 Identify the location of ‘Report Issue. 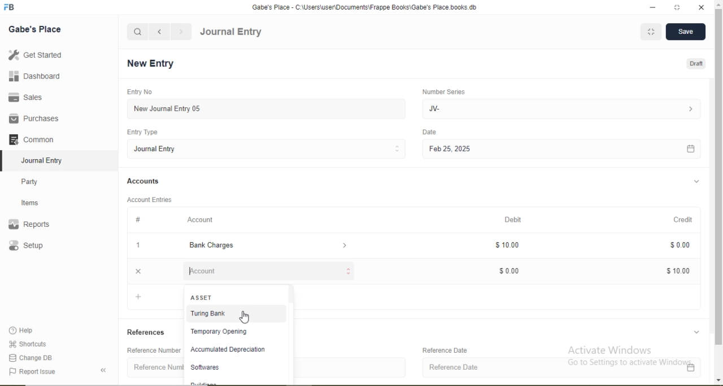
(44, 372).